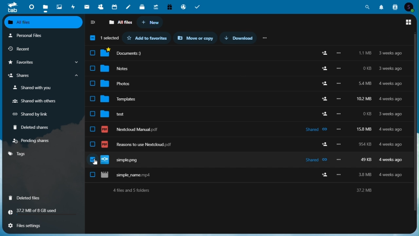 Image resolution: width=419 pixels, height=236 pixels. What do you see at coordinates (249, 111) in the screenshot?
I see `Test 0KB  3weeks ago` at bounding box center [249, 111].